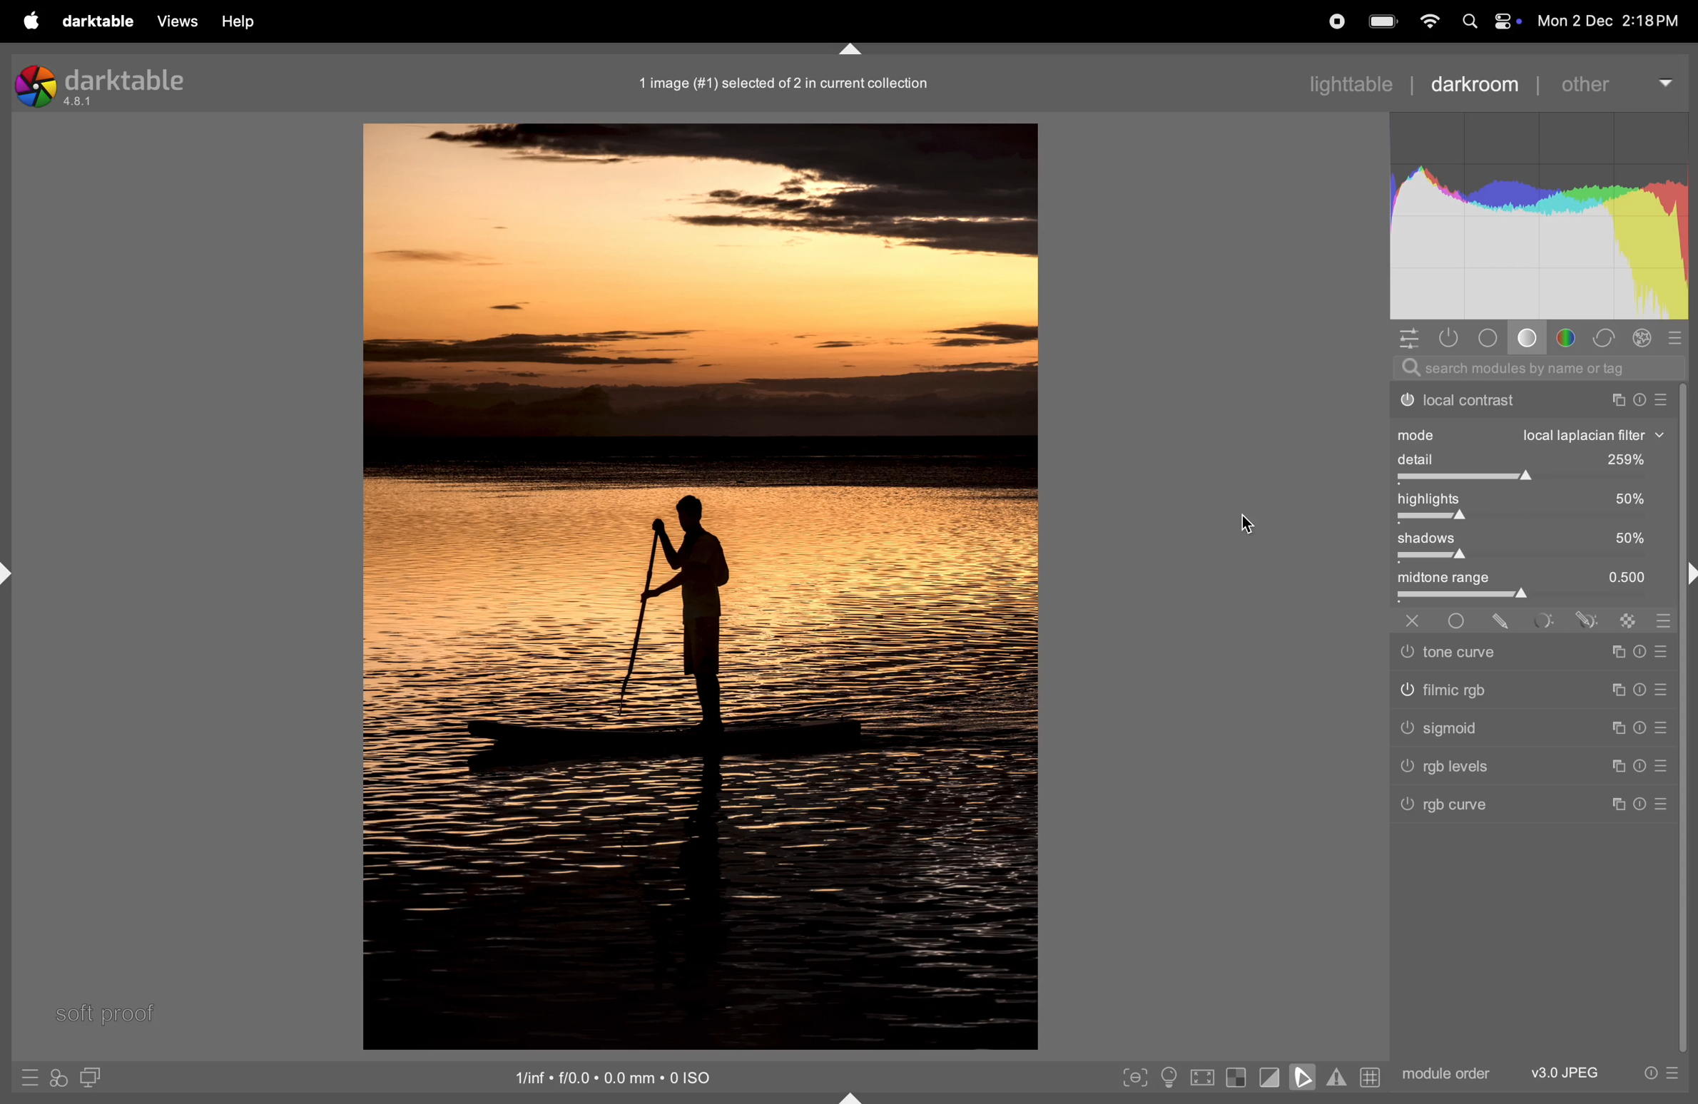  I want to click on base, so click(1488, 337).